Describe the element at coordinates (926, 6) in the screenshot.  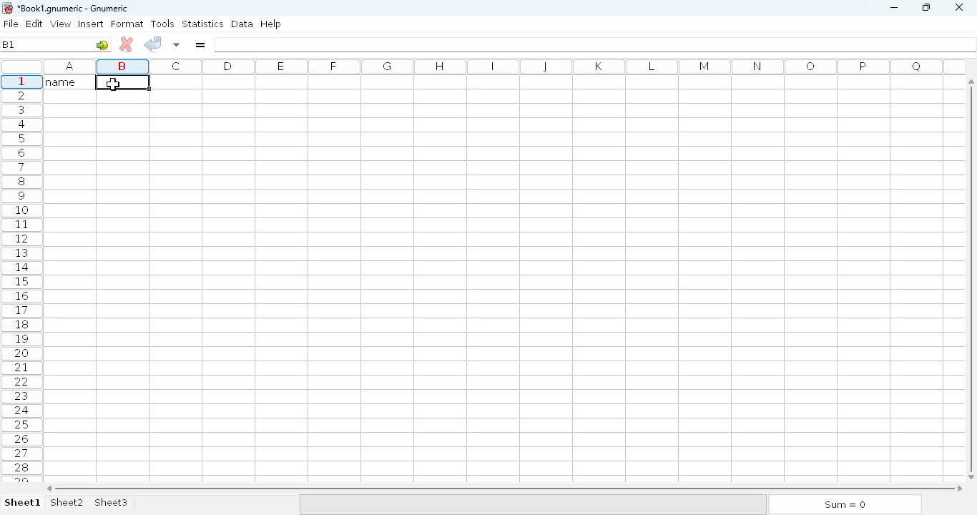
I see `maximize` at that location.